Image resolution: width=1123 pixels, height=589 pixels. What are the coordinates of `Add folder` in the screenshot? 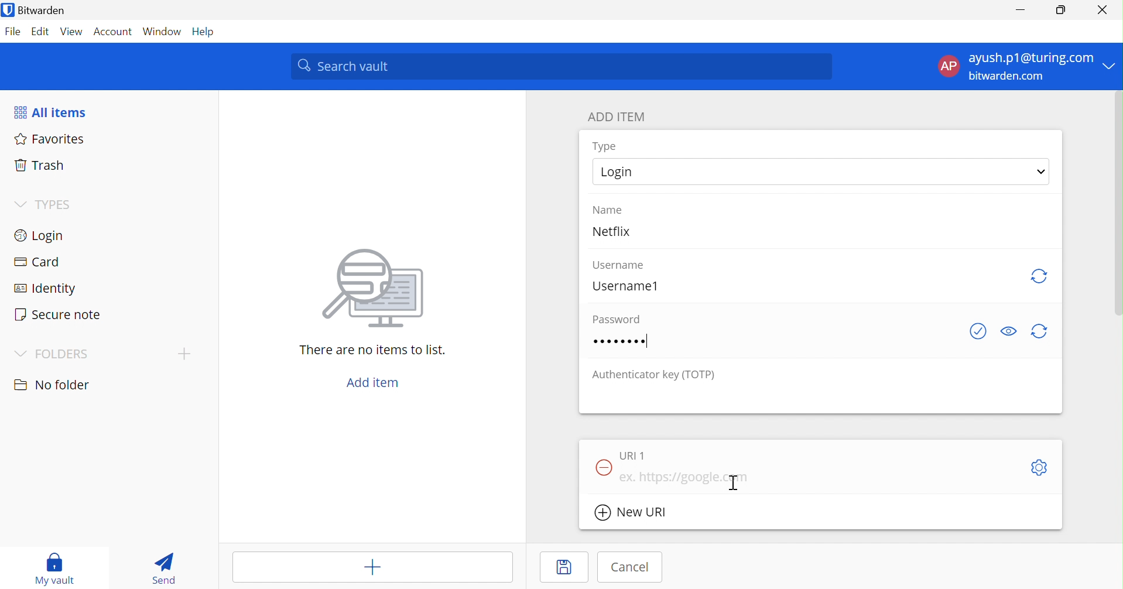 It's located at (184, 354).